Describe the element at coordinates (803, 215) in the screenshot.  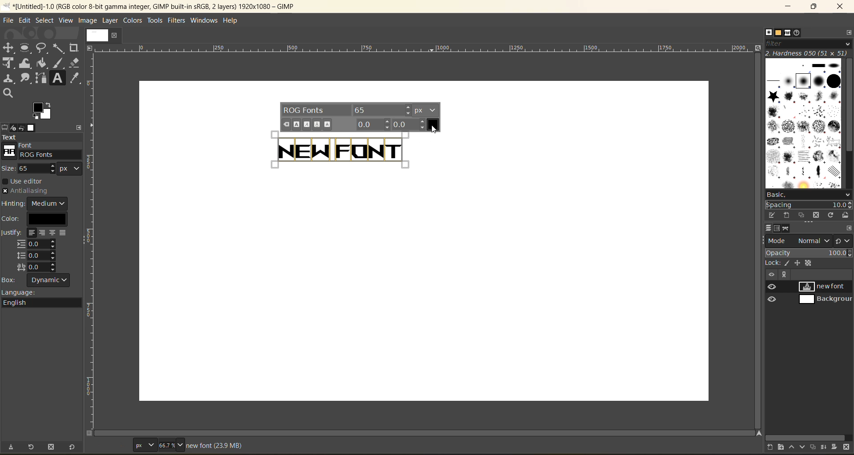
I see `duplicate this brush` at that location.